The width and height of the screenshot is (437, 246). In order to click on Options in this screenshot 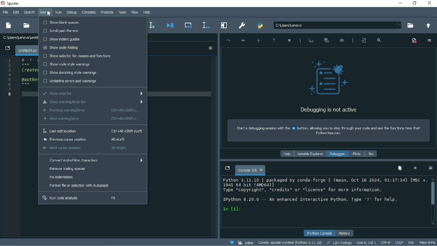, I will do `click(430, 40)`.